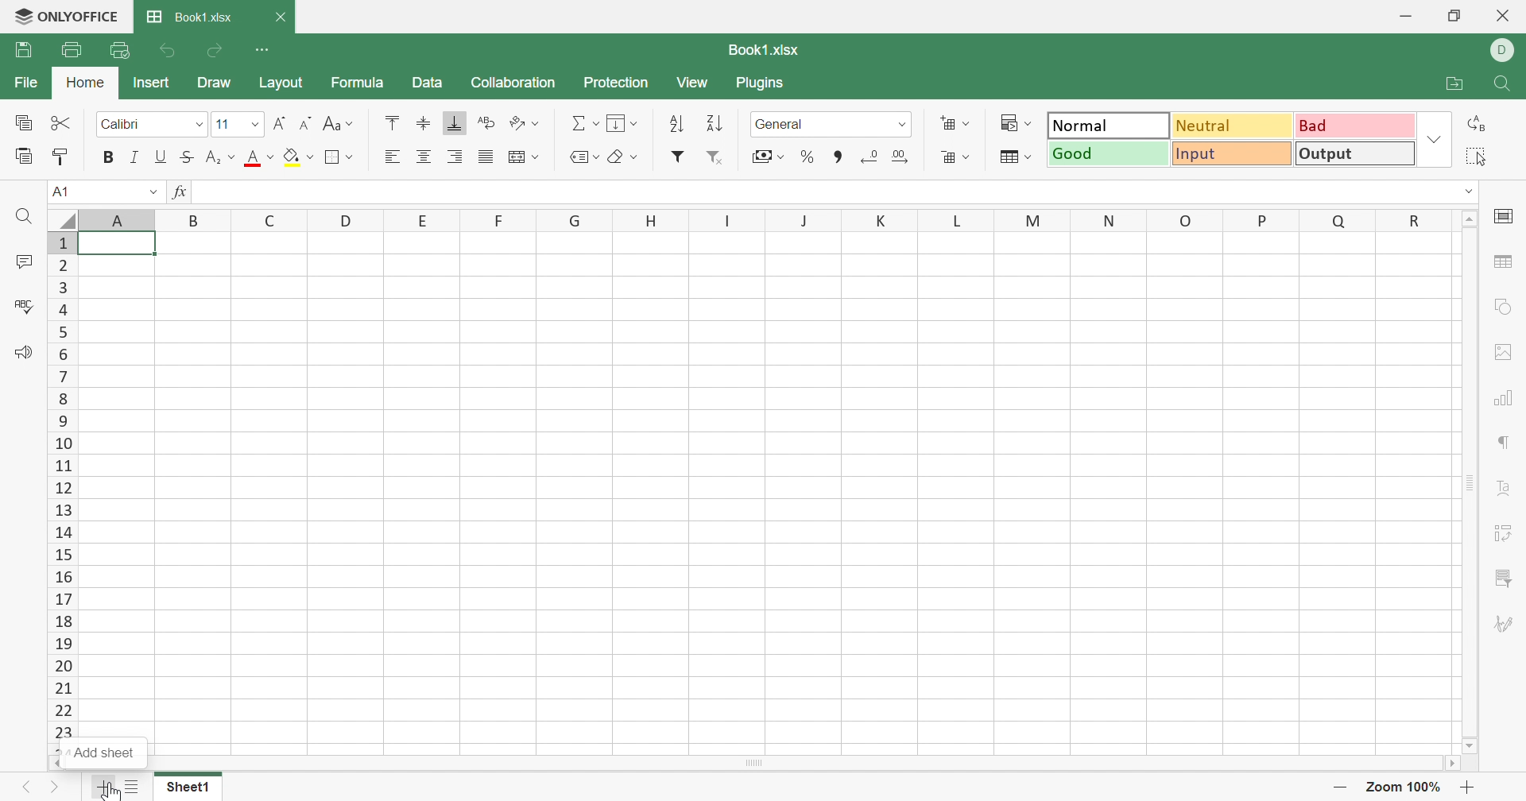 The width and height of the screenshot is (1526, 801). Describe the element at coordinates (62, 624) in the screenshot. I see `18` at that location.